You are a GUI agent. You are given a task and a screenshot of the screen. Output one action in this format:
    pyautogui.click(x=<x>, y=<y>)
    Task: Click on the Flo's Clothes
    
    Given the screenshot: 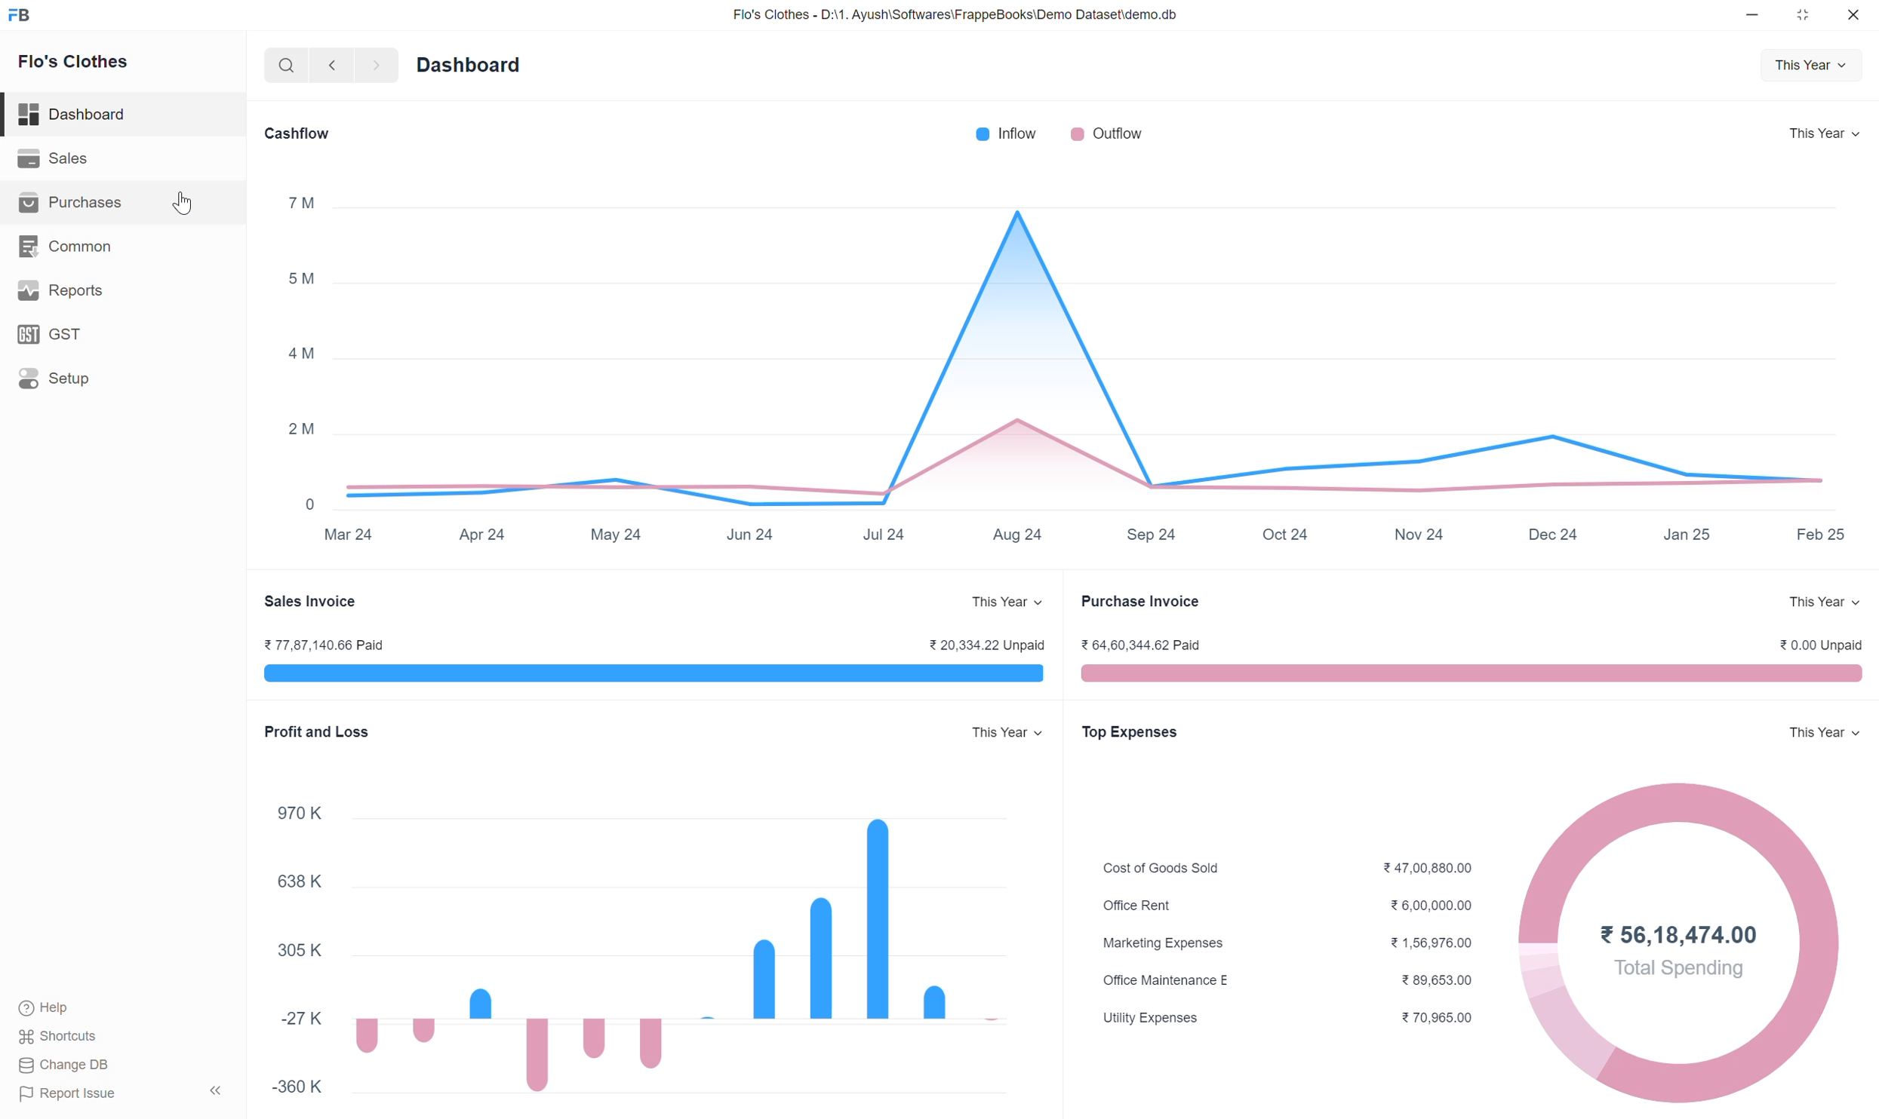 What is the action you would take?
    pyautogui.click(x=73, y=60)
    